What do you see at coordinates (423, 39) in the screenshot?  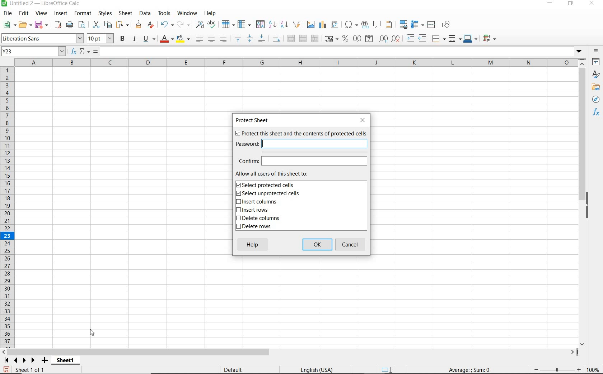 I see `DECREASE INDENT` at bounding box center [423, 39].